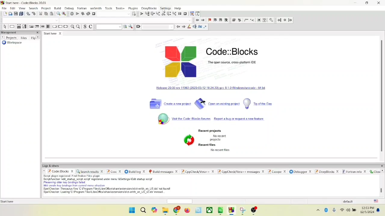 This screenshot has width=385, height=216. What do you see at coordinates (271, 20) in the screenshot?
I see `settings` at bounding box center [271, 20].